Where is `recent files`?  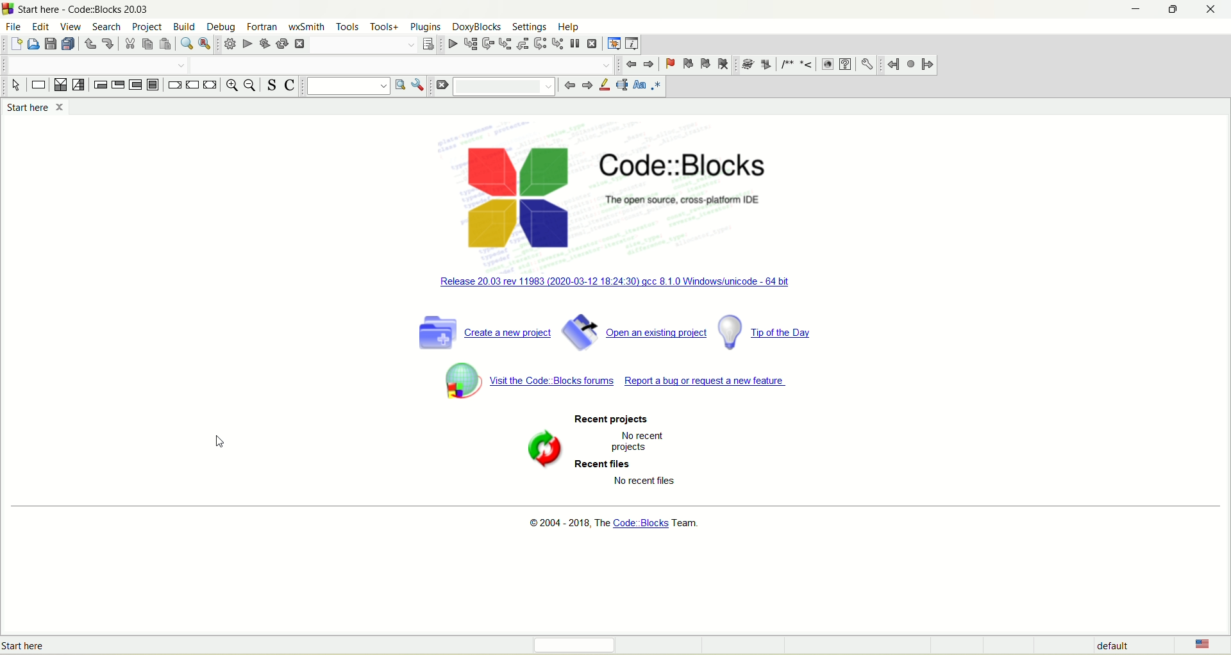 recent files is located at coordinates (607, 467).